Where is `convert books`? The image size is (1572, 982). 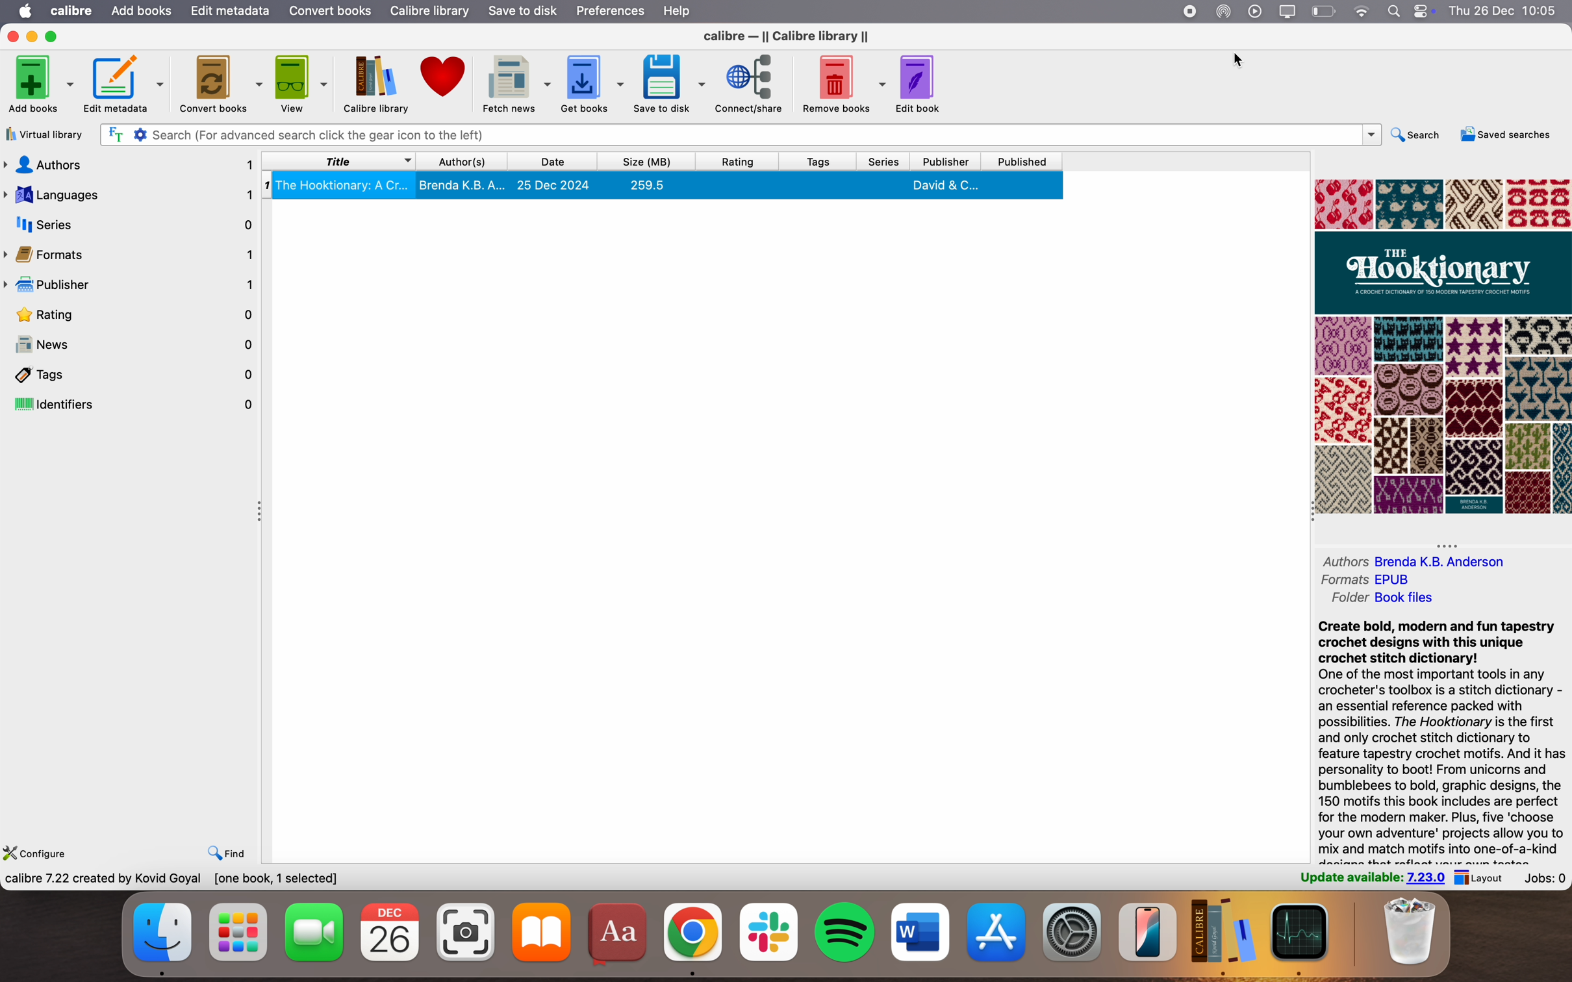
convert books is located at coordinates (220, 84).